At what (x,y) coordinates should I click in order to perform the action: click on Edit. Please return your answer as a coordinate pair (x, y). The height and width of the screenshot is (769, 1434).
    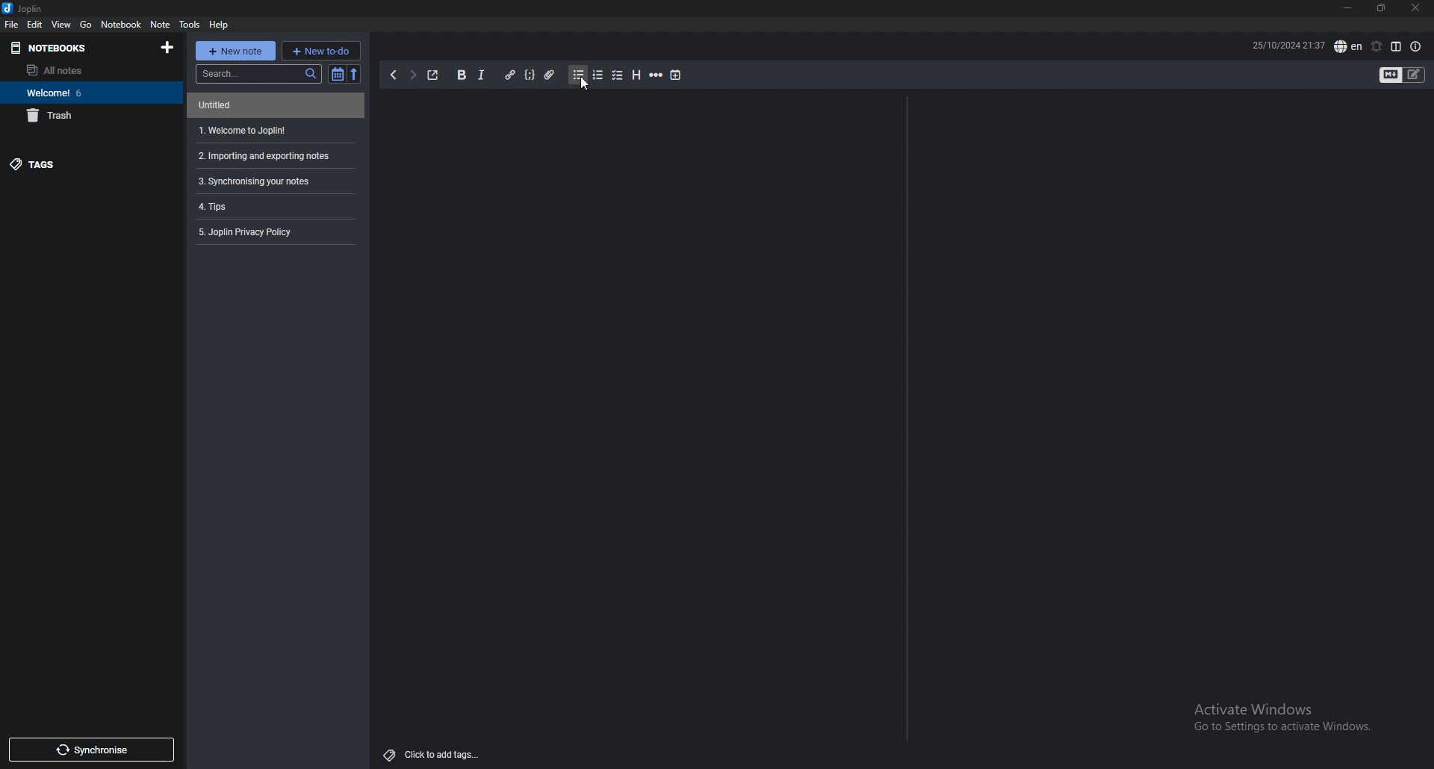
    Looking at the image, I should click on (36, 22).